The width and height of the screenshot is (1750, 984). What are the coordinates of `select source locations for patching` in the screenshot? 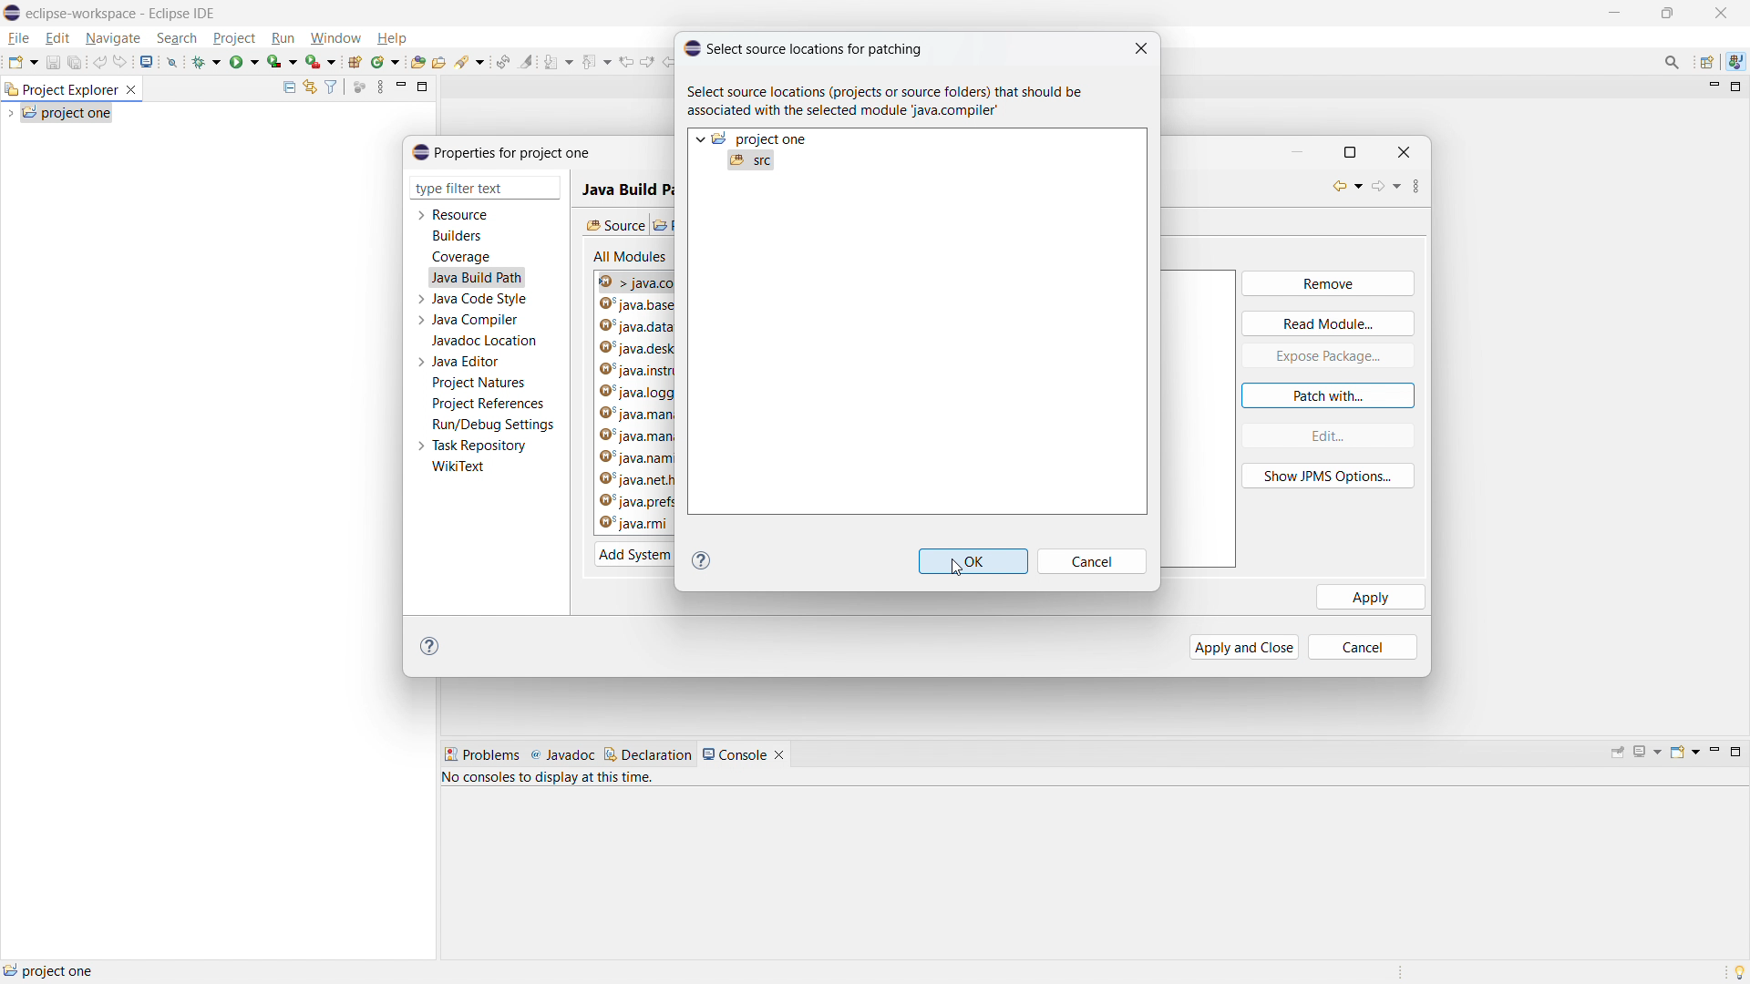 It's located at (803, 47).